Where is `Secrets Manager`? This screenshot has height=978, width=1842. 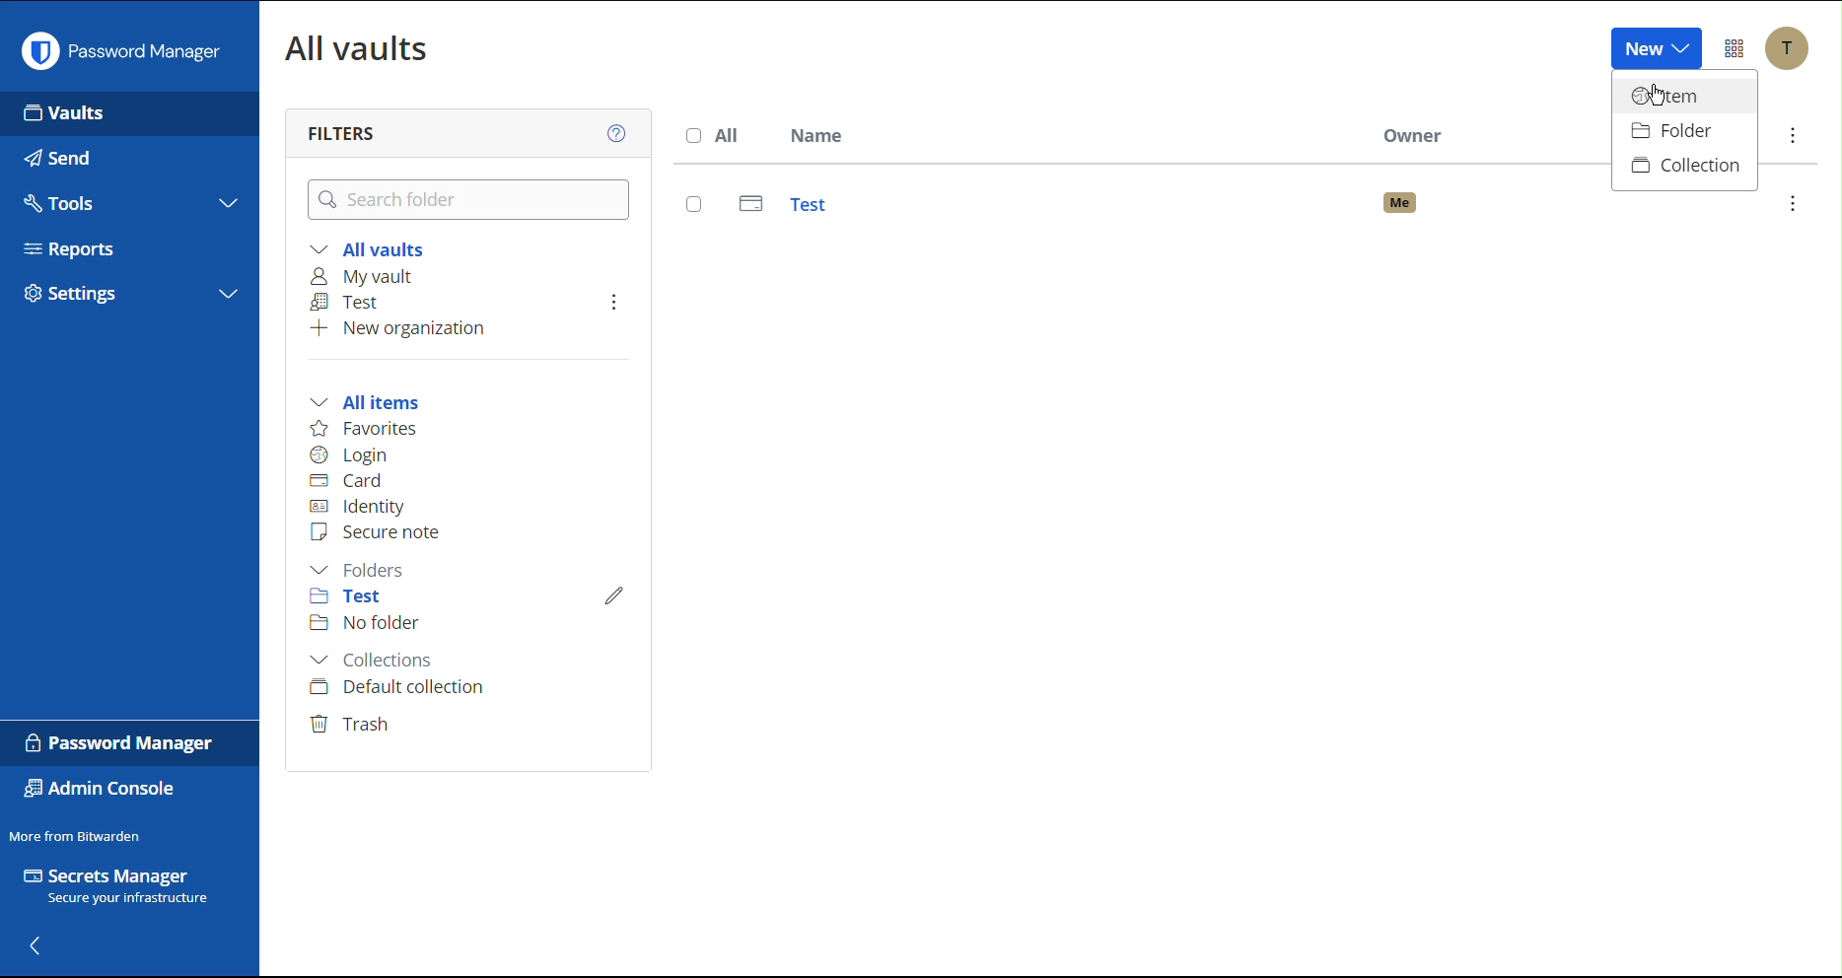
Secrets Manager is located at coordinates (128, 890).